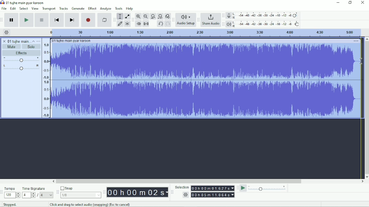 This screenshot has width=369, height=207. What do you see at coordinates (139, 24) in the screenshot?
I see `Trim audio outside selection` at bounding box center [139, 24].